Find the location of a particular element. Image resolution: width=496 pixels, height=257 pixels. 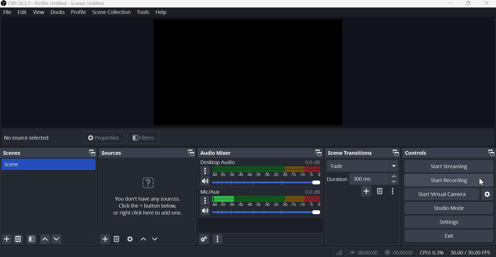

Dock Options icon is located at coordinates (91, 153).